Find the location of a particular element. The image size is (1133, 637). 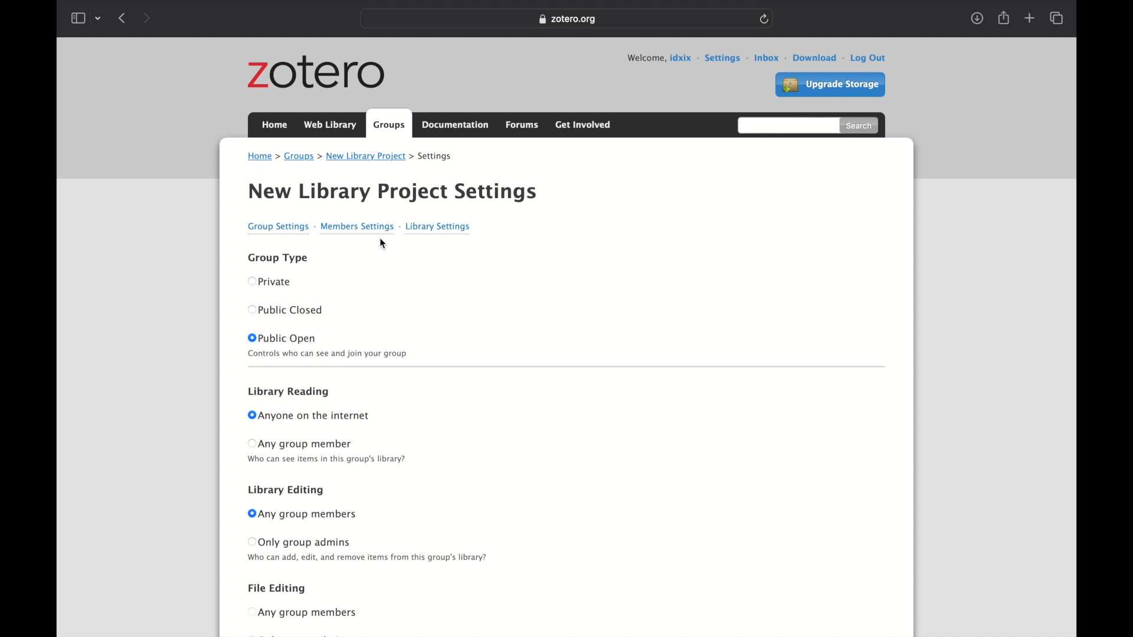

get involved is located at coordinates (582, 123).